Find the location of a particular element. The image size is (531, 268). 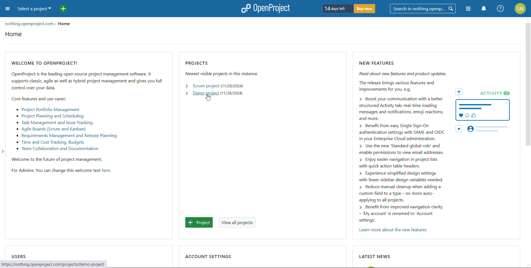

scroll down is located at coordinates (528, 265).